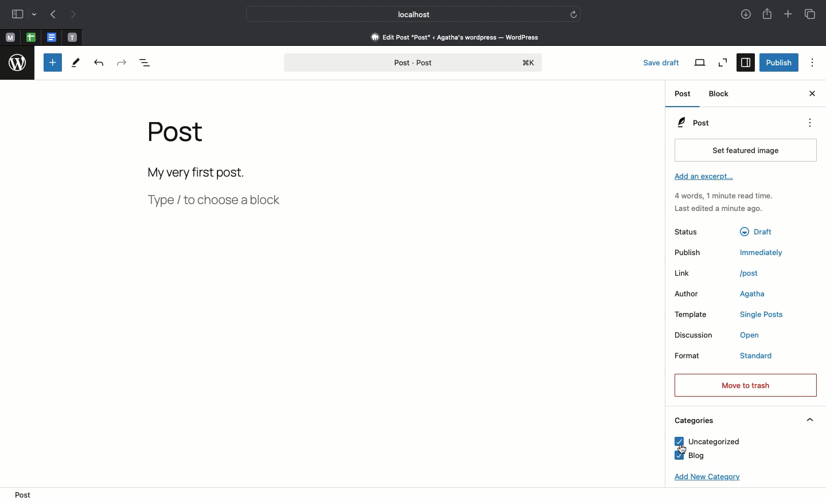 This screenshot has width=826, height=501. What do you see at coordinates (779, 61) in the screenshot?
I see `Publish` at bounding box center [779, 61].